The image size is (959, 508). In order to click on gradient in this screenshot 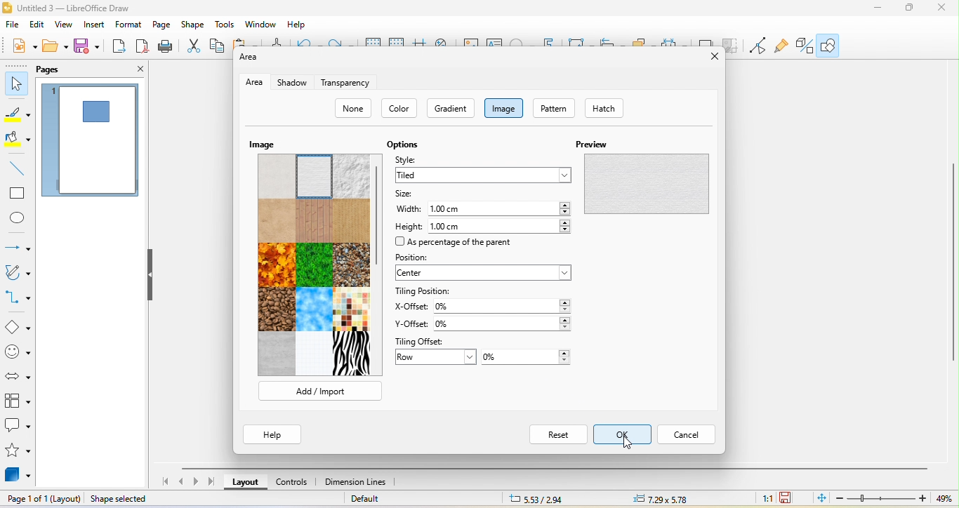, I will do `click(454, 109)`.